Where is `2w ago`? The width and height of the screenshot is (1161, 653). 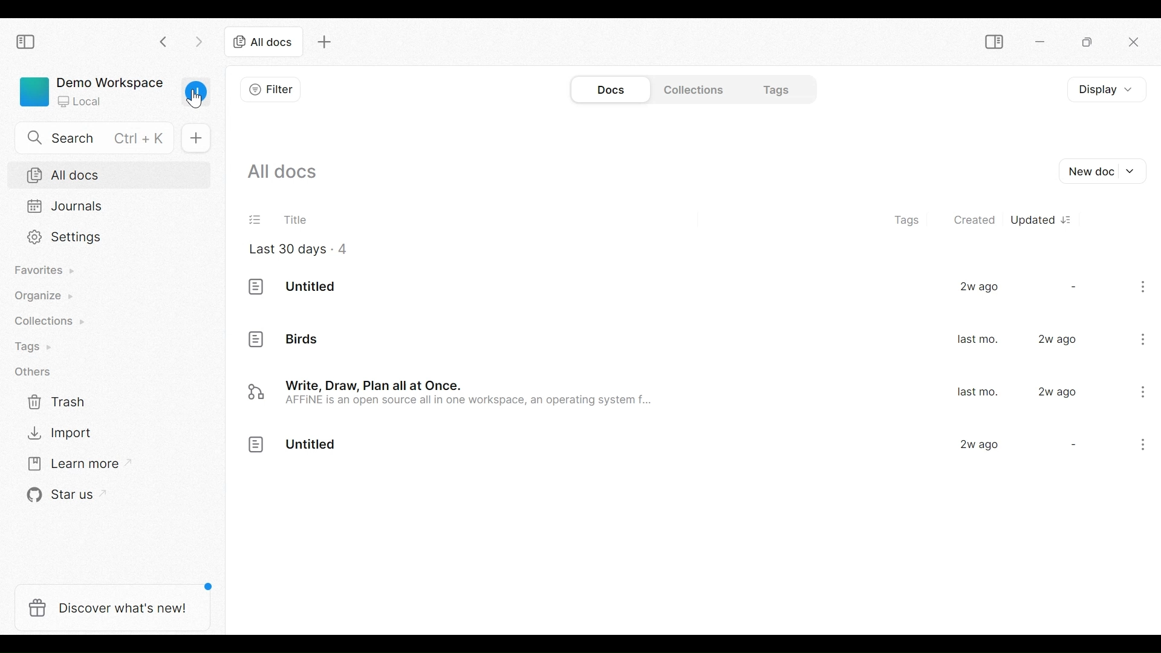
2w ago is located at coordinates (980, 288).